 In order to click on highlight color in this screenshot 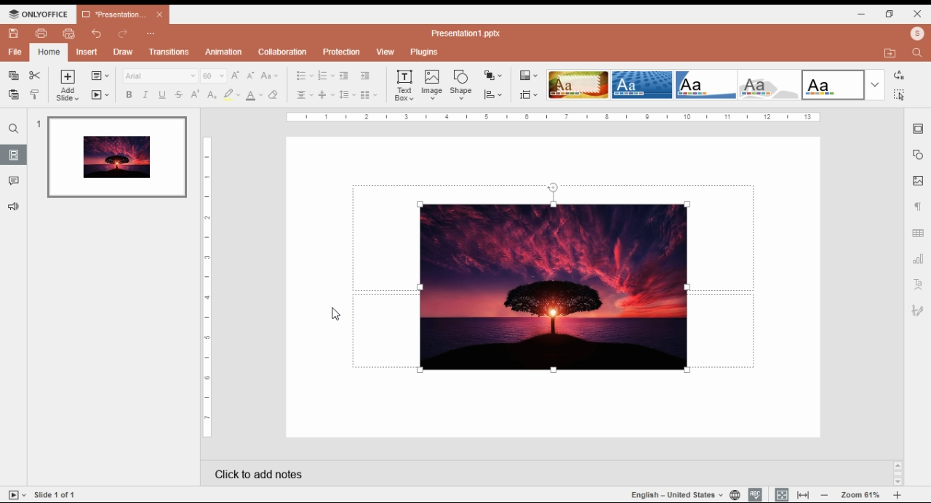, I will do `click(231, 94)`.